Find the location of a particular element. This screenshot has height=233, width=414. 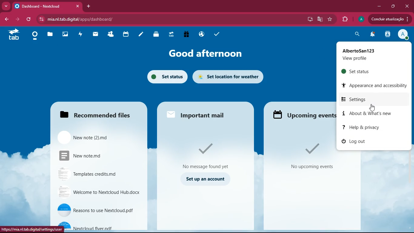

Nextcloud flyer.pdf is located at coordinates (104, 226).